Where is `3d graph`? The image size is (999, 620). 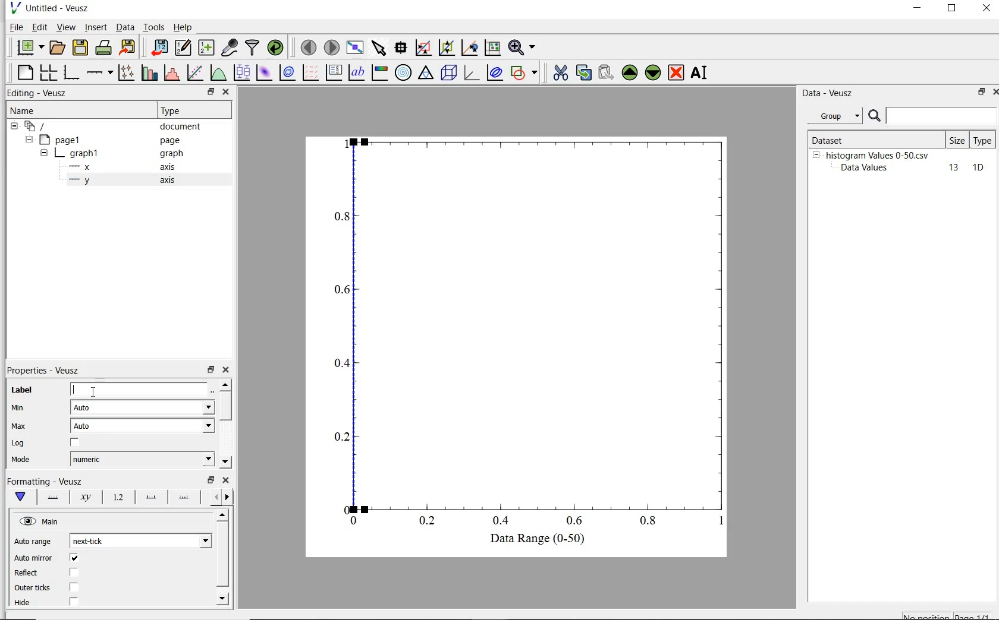
3d graph is located at coordinates (471, 73).